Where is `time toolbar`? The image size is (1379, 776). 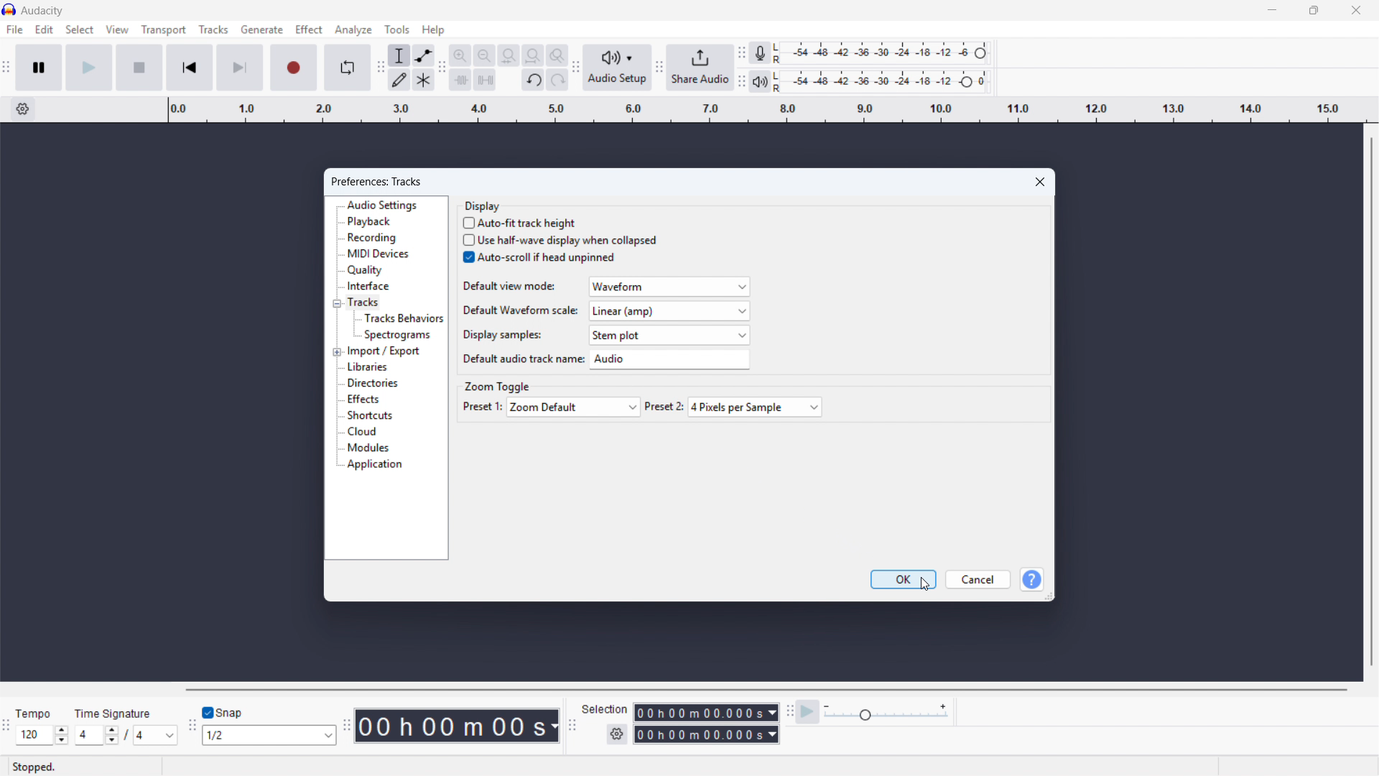 time toolbar is located at coordinates (345, 726).